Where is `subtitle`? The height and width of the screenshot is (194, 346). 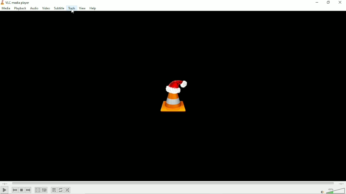
subtitle is located at coordinates (59, 8).